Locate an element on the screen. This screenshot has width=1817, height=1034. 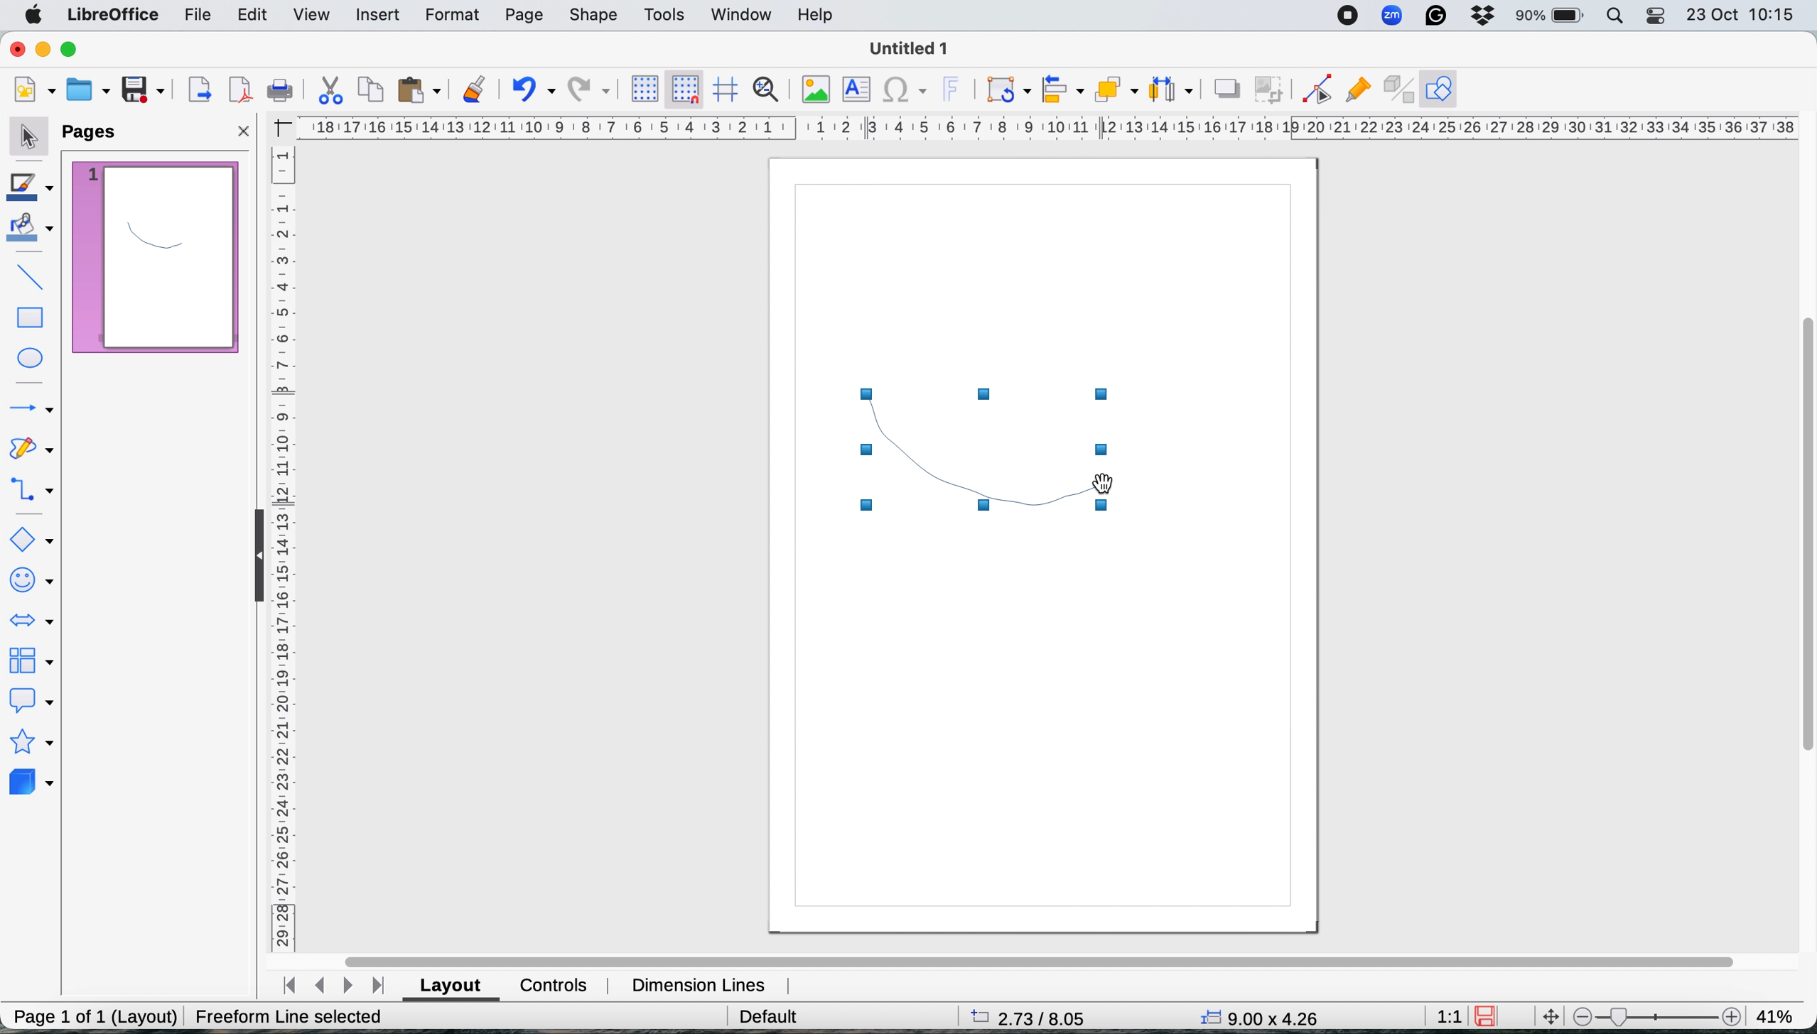
freehand shape is located at coordinates (983, 445).